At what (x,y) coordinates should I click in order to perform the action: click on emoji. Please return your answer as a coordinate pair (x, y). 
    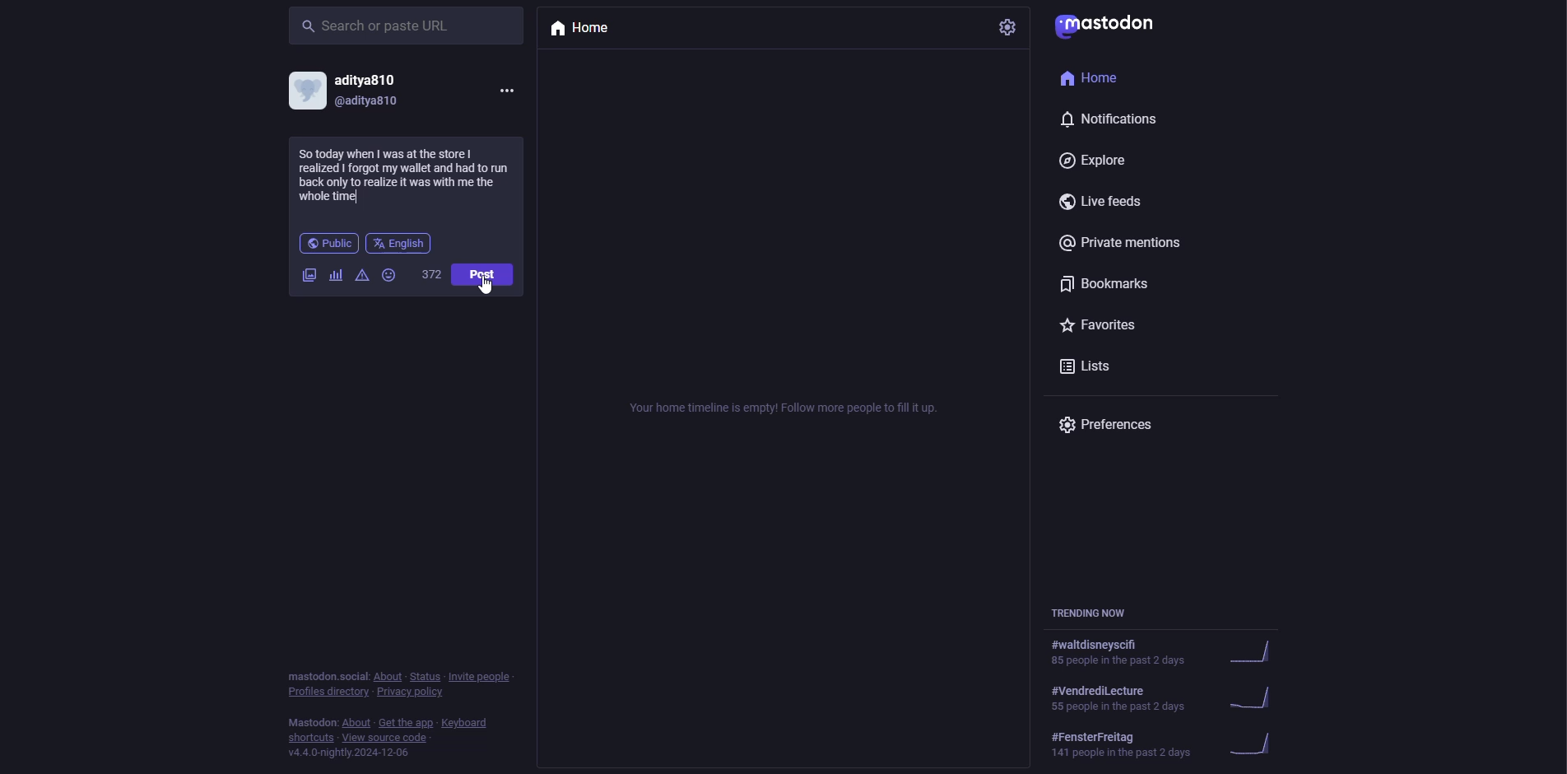
    Looking at the image, I should click on (390, 275).